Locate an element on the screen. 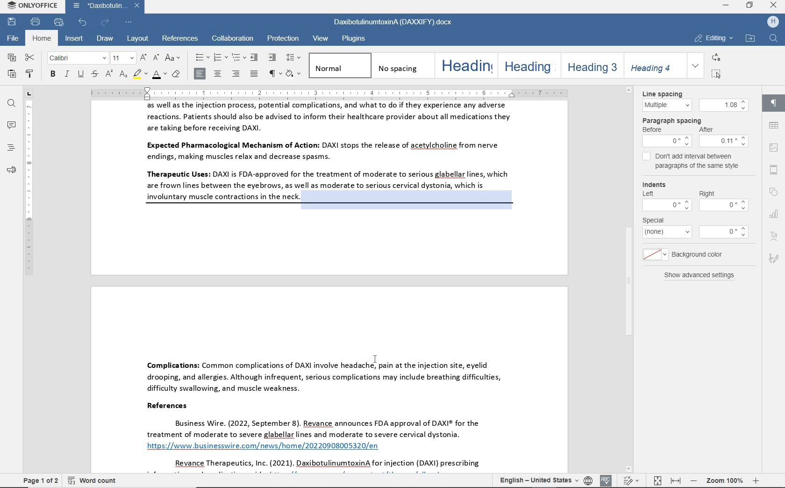  feedback & support is located at coordinates (10, 171).